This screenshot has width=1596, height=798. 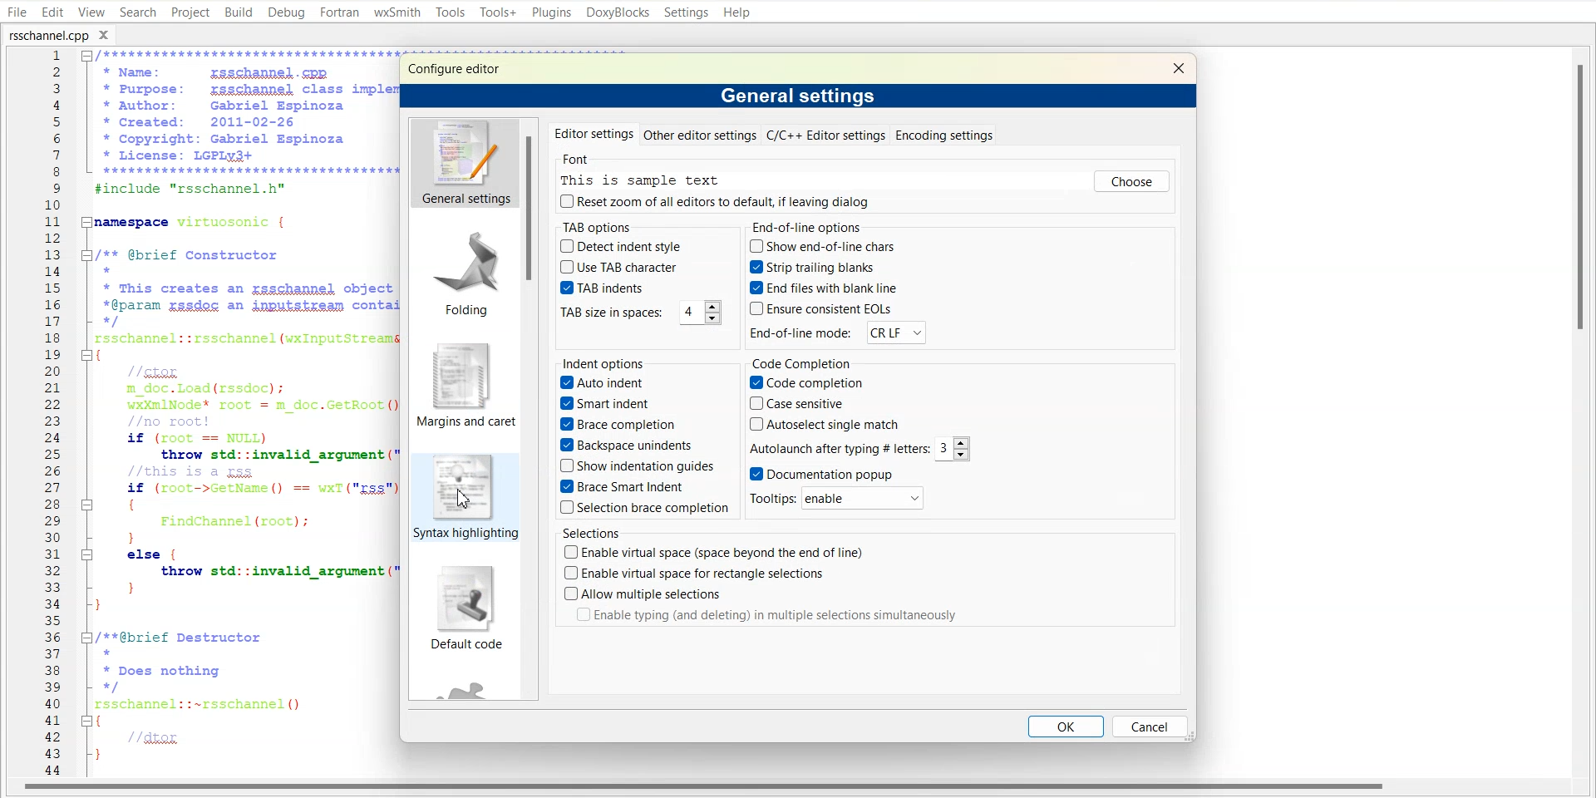 I want to click on Case sensitive, so click(x=799, y=403).